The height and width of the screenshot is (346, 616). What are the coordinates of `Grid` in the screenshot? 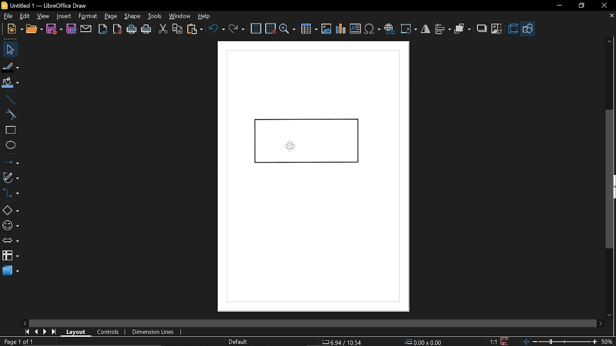 It's located at (257, 28).